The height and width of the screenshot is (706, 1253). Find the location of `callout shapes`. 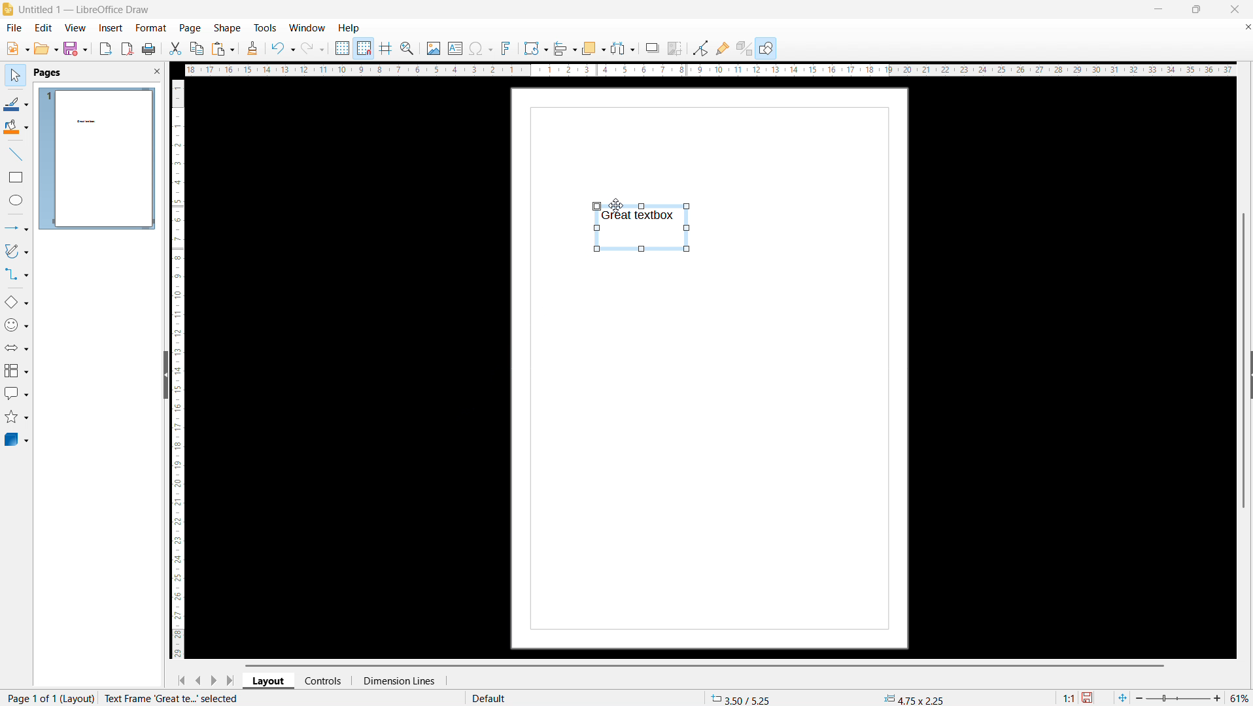

callout shapes is located at coordinates (16, 394).